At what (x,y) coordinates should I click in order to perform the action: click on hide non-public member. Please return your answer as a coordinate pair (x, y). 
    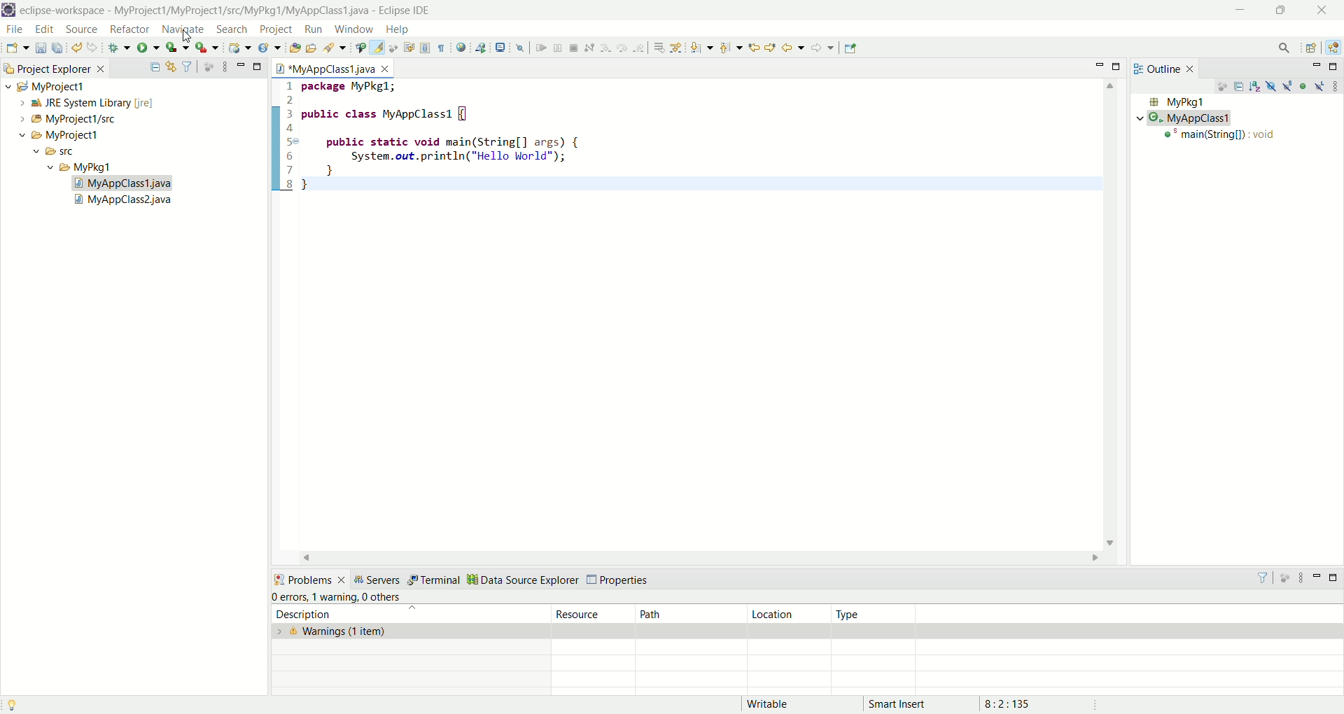
    Looking at the image, I should click on (1304, 85).